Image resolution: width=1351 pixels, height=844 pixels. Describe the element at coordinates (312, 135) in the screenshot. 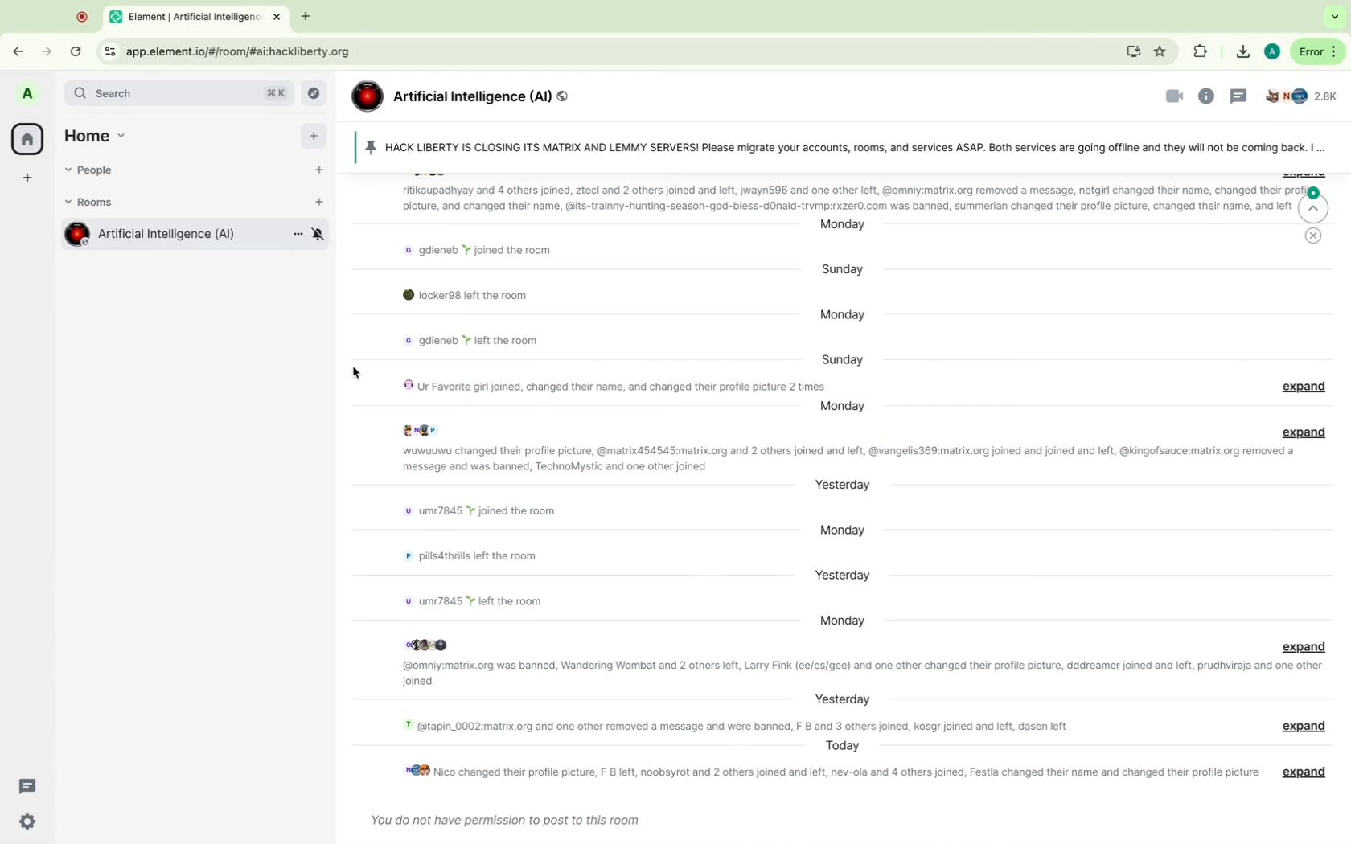

I see `add` at that location.